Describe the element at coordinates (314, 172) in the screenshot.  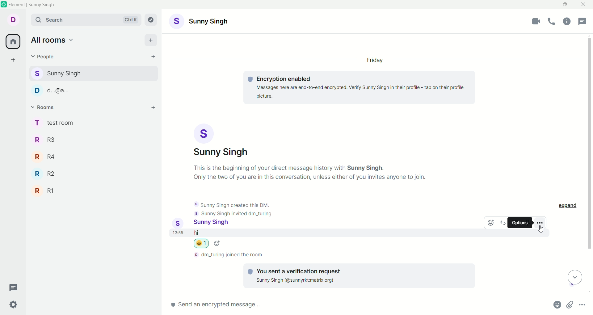
I see `text` at that location.